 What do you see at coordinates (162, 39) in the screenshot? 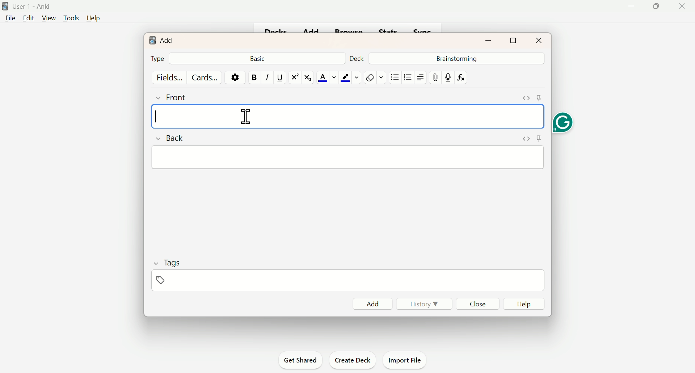
I see `Add` at bounding box center [162, 39].